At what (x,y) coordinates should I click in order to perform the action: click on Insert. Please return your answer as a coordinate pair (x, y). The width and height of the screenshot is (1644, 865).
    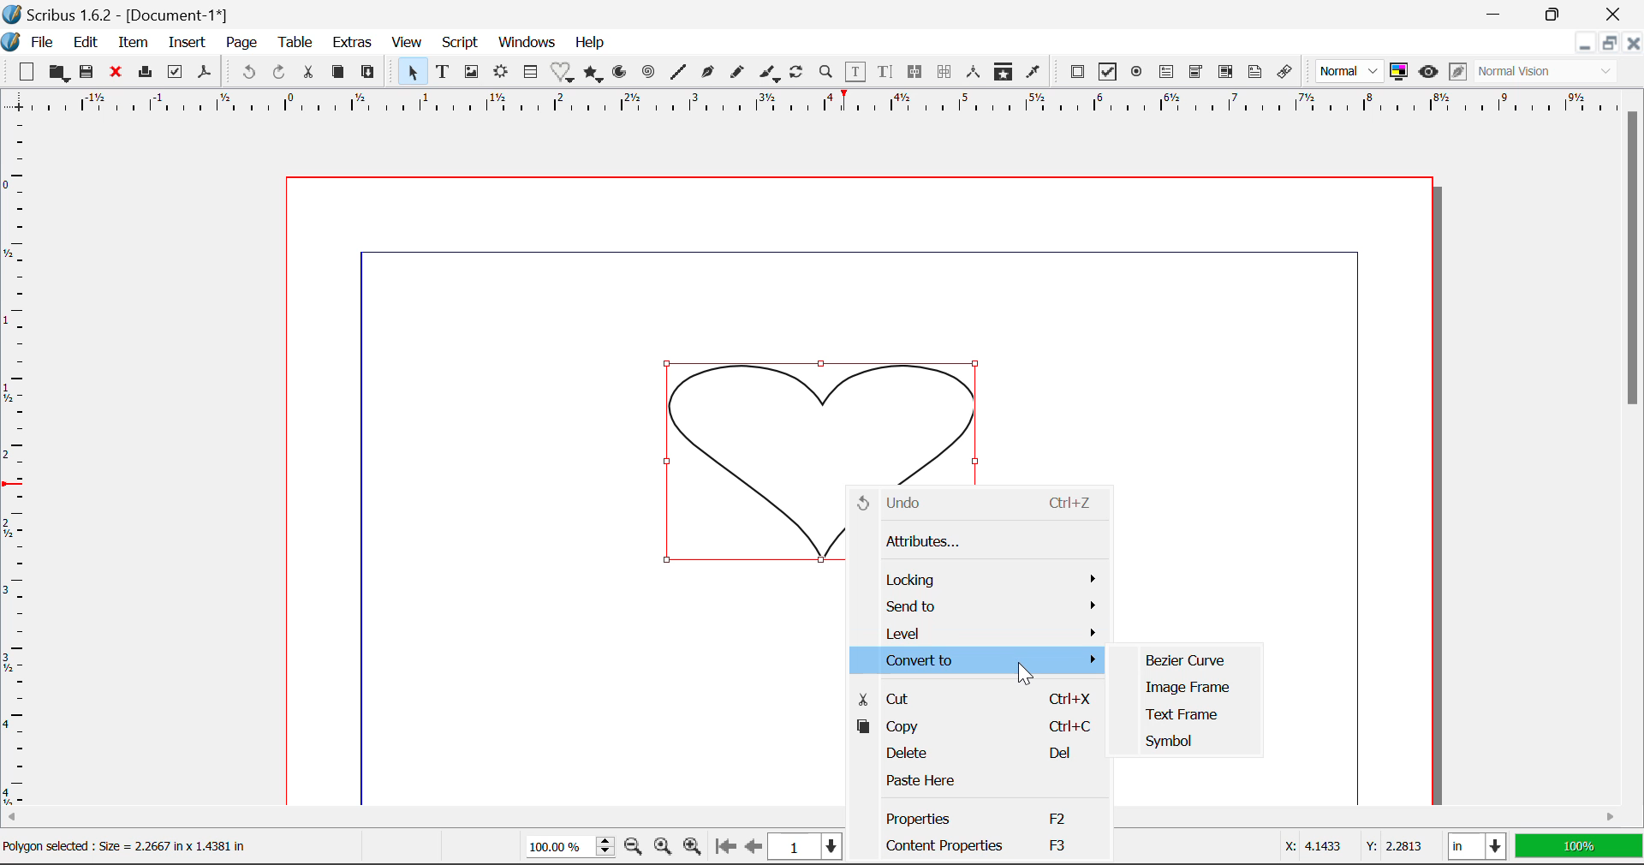
    Looking at the image, I should click on (185, 43).